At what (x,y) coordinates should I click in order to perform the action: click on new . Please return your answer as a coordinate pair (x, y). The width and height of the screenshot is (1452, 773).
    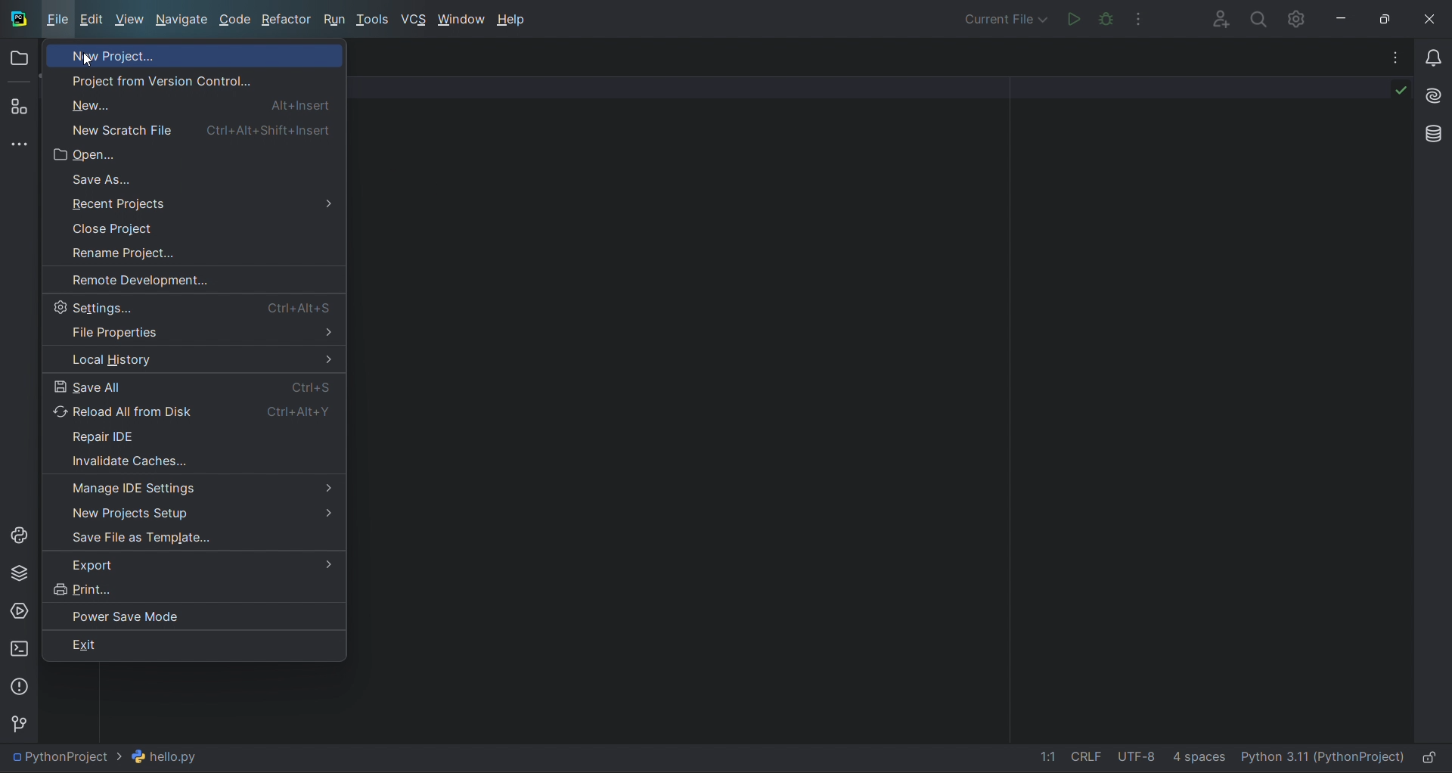
    Looking at the image, I should click on (200, 129).